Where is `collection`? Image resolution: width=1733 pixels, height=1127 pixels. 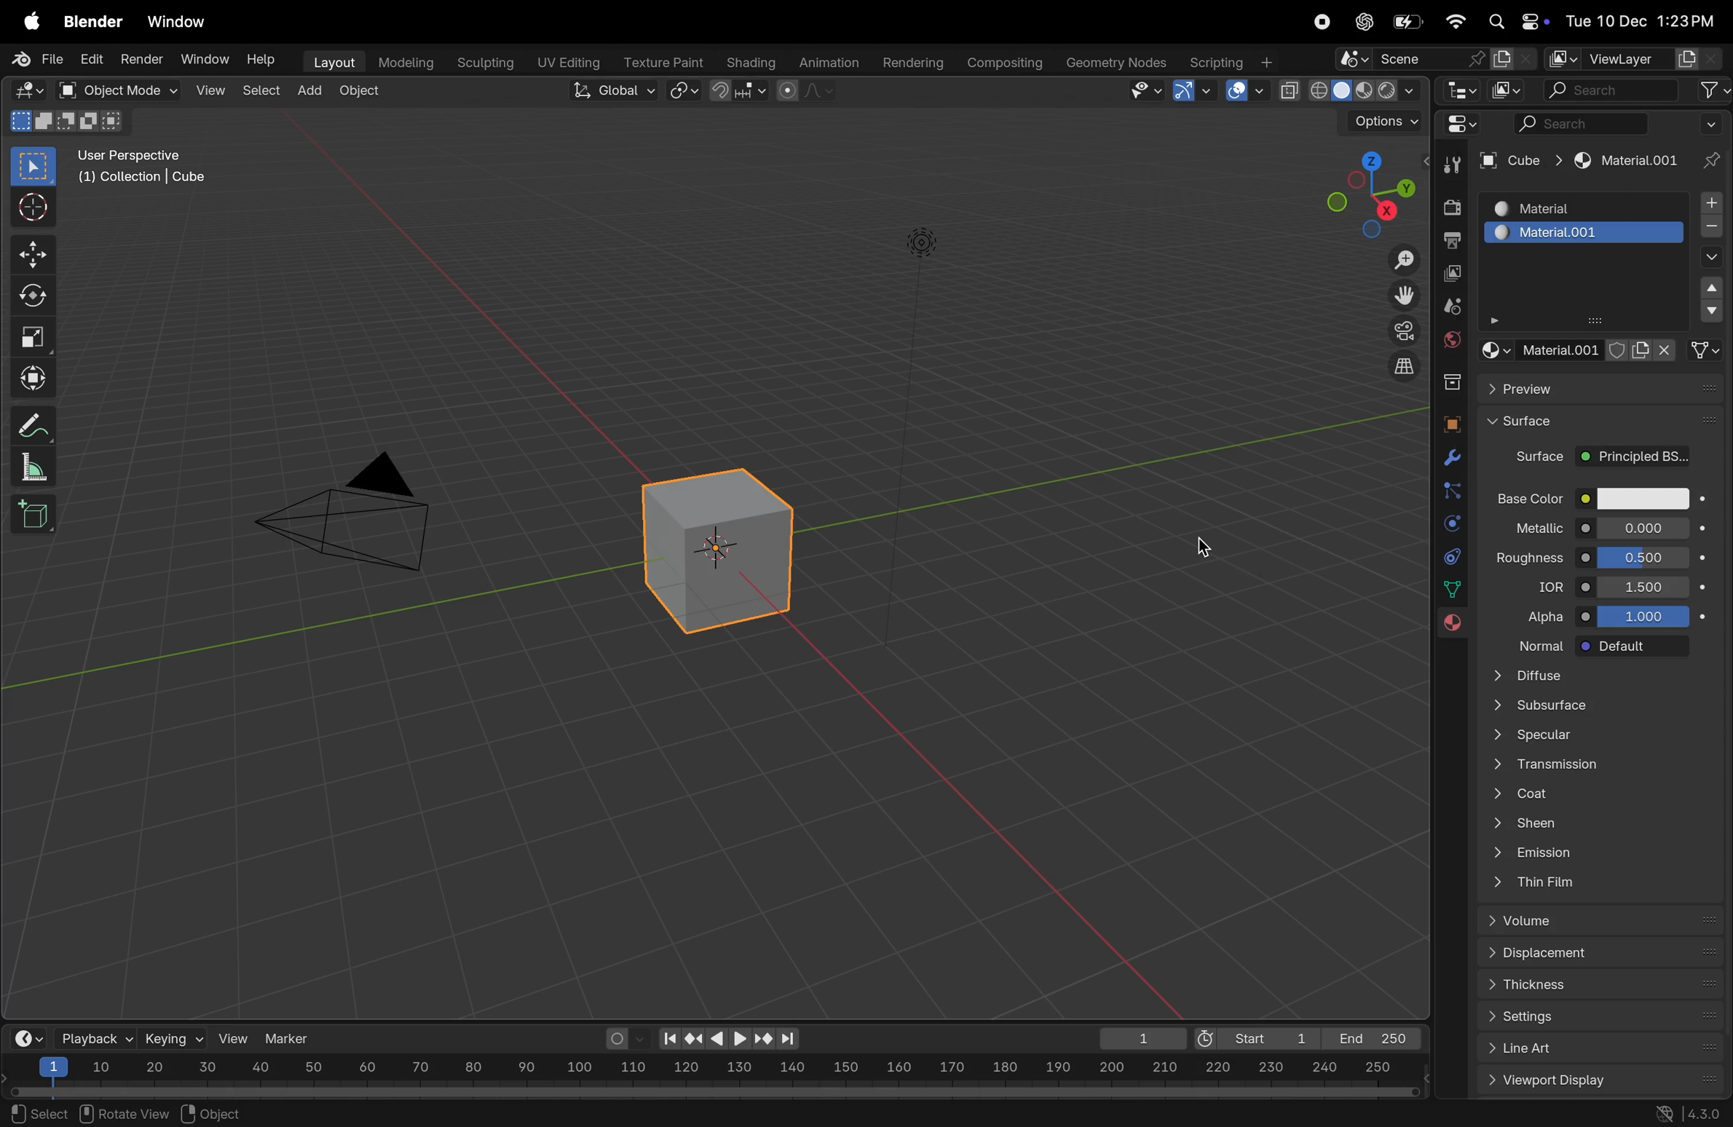
collection is located at coordinates (1448, 379).